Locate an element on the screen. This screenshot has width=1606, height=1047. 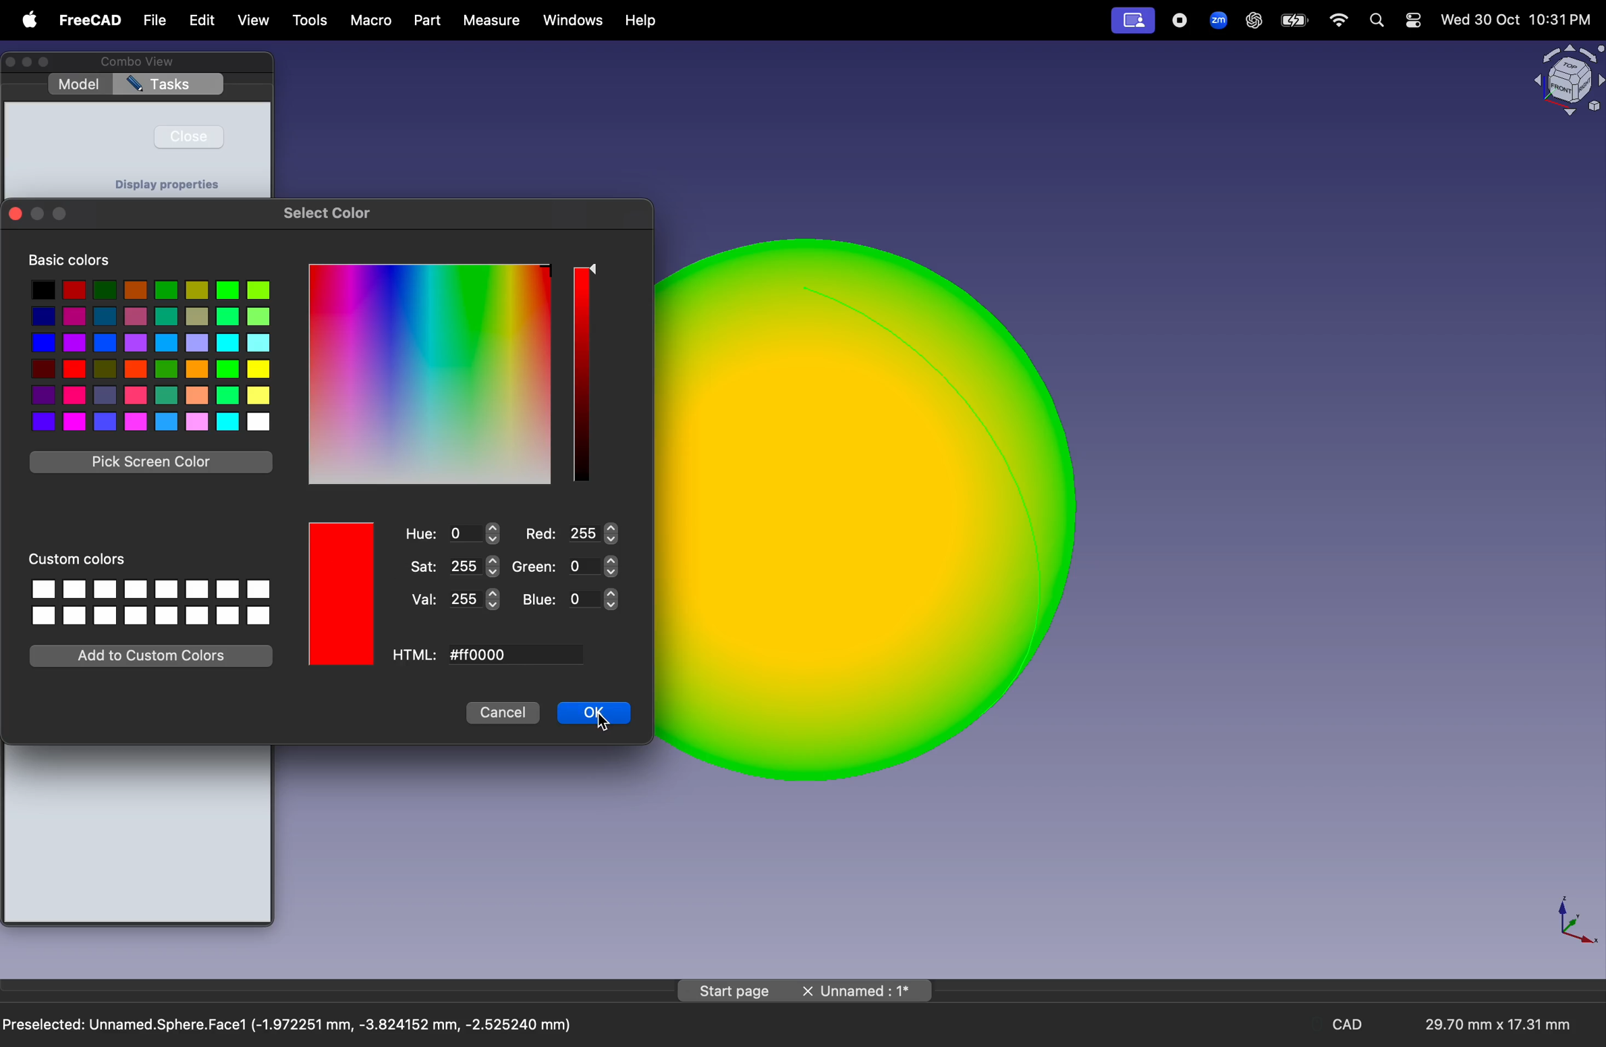
hue is located at coordinates (453, 534).